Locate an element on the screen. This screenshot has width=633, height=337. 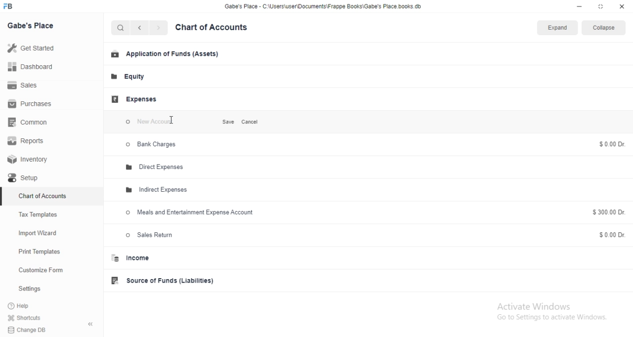
Expand is located at coordinates (557, 29).